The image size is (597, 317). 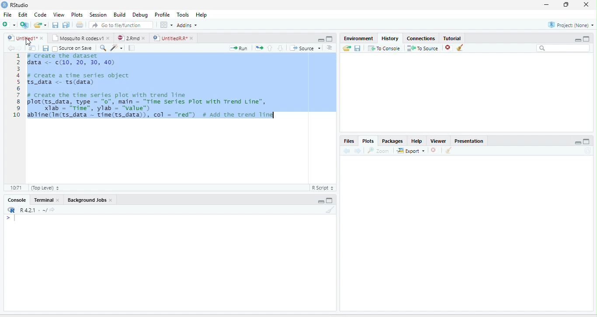 What do you see at coordinates (12, 210) in the screenshot?
I see `R` at bounding box center [12, 210].